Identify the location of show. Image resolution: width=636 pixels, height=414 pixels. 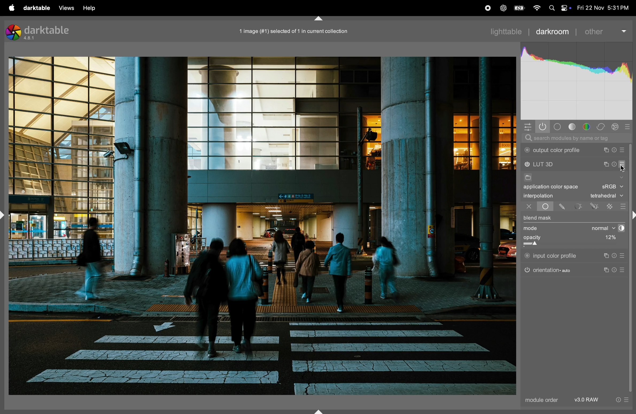
(621, 176).